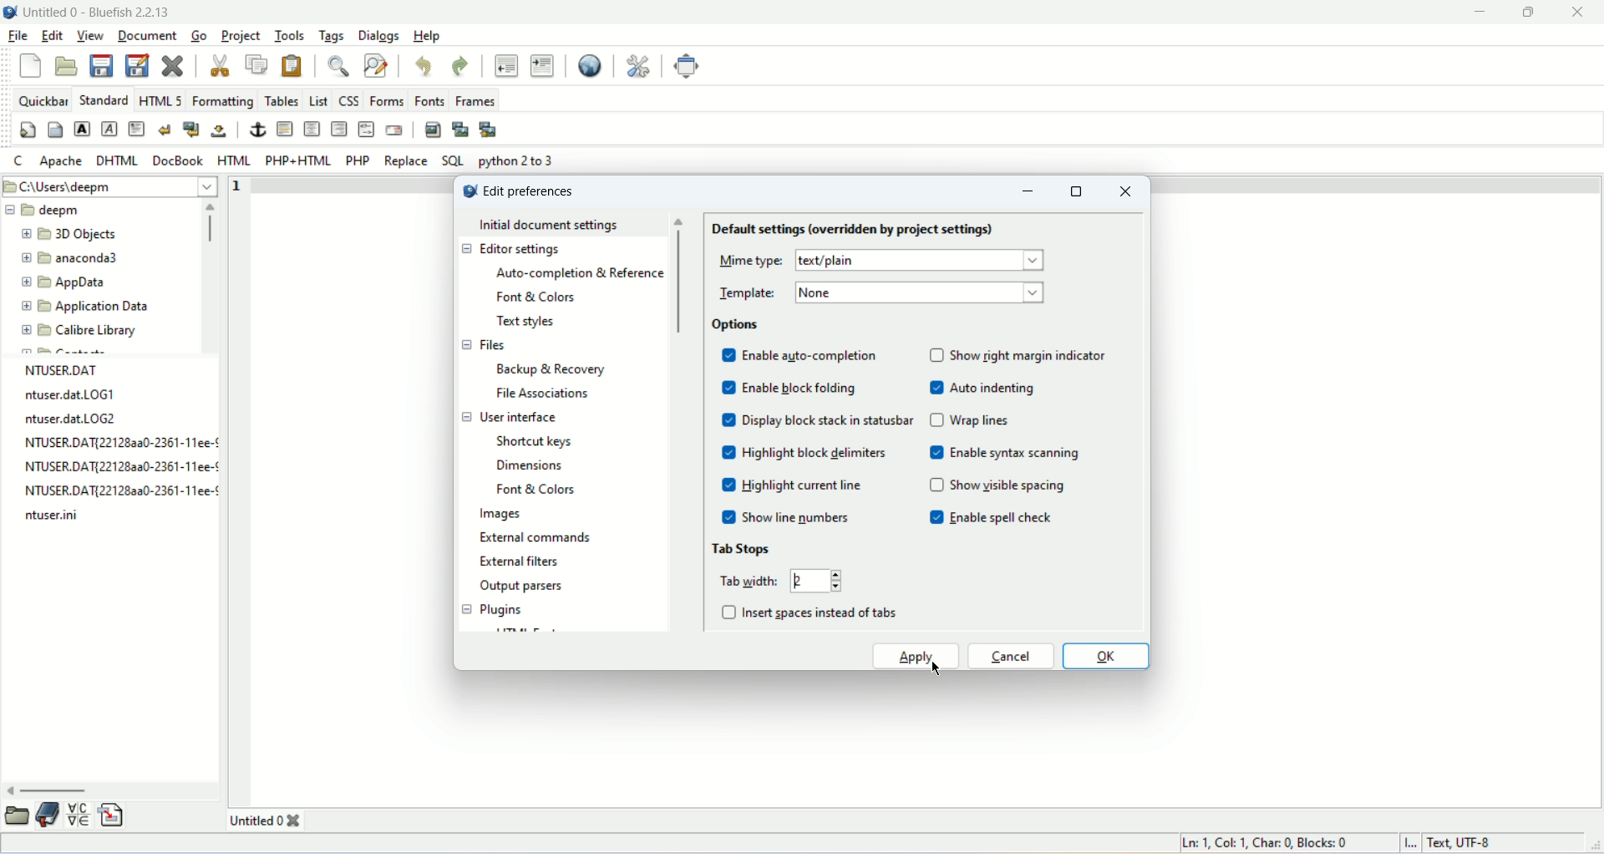 The image size is (1604, 854). Describe the element at coordinates (18, 161) in the screenshot. I see `C` at that location.